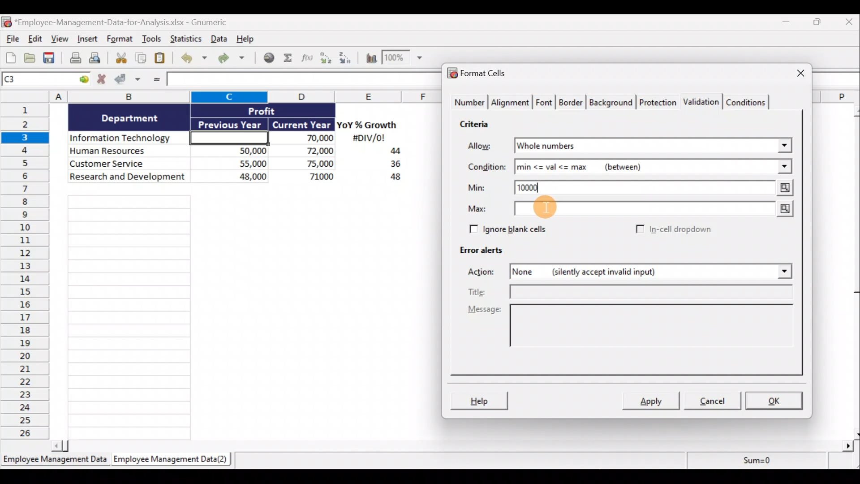  Describe the element at coordinates (169, 461) in the screenshot. I see `Employee Management Data(2)` at that location.